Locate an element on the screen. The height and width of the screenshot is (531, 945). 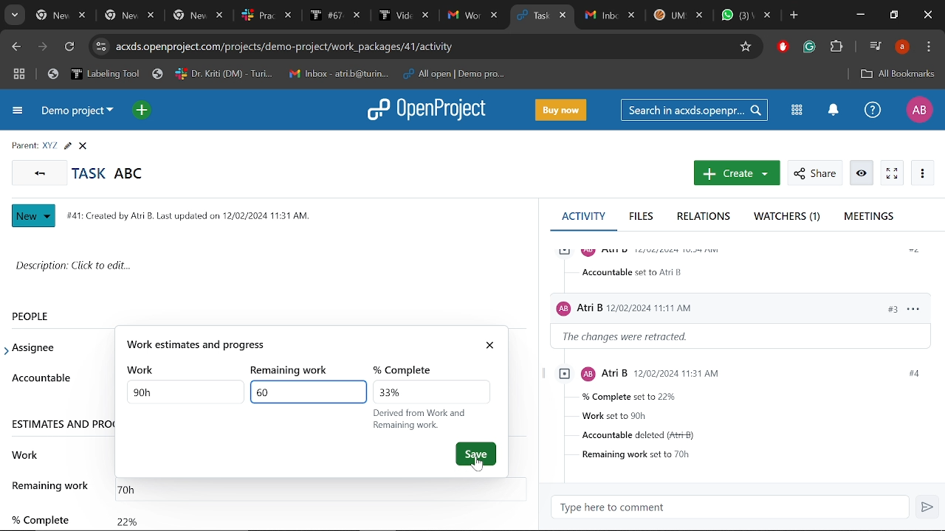
Add bookmark is located at coordinates (897, 74).